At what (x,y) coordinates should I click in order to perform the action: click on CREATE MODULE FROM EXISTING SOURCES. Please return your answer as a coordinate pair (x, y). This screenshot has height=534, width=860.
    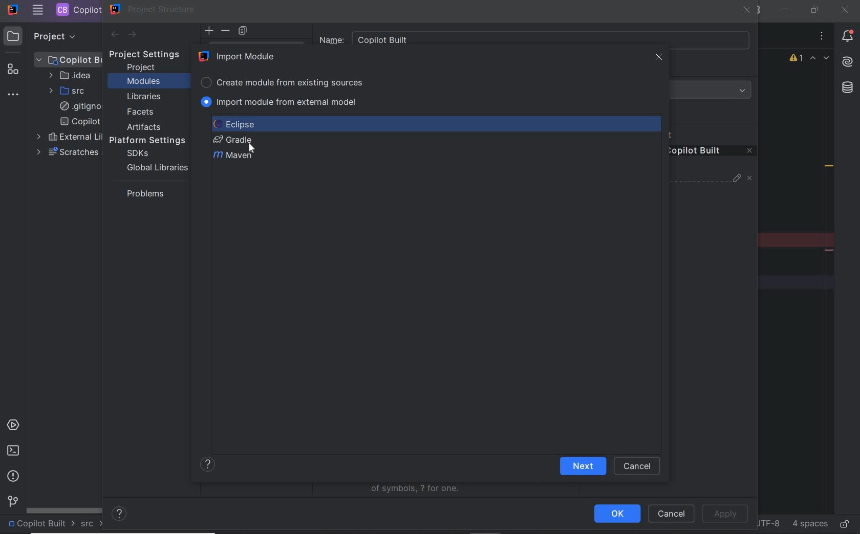
    Looking at the image, I should click on (284, 81).